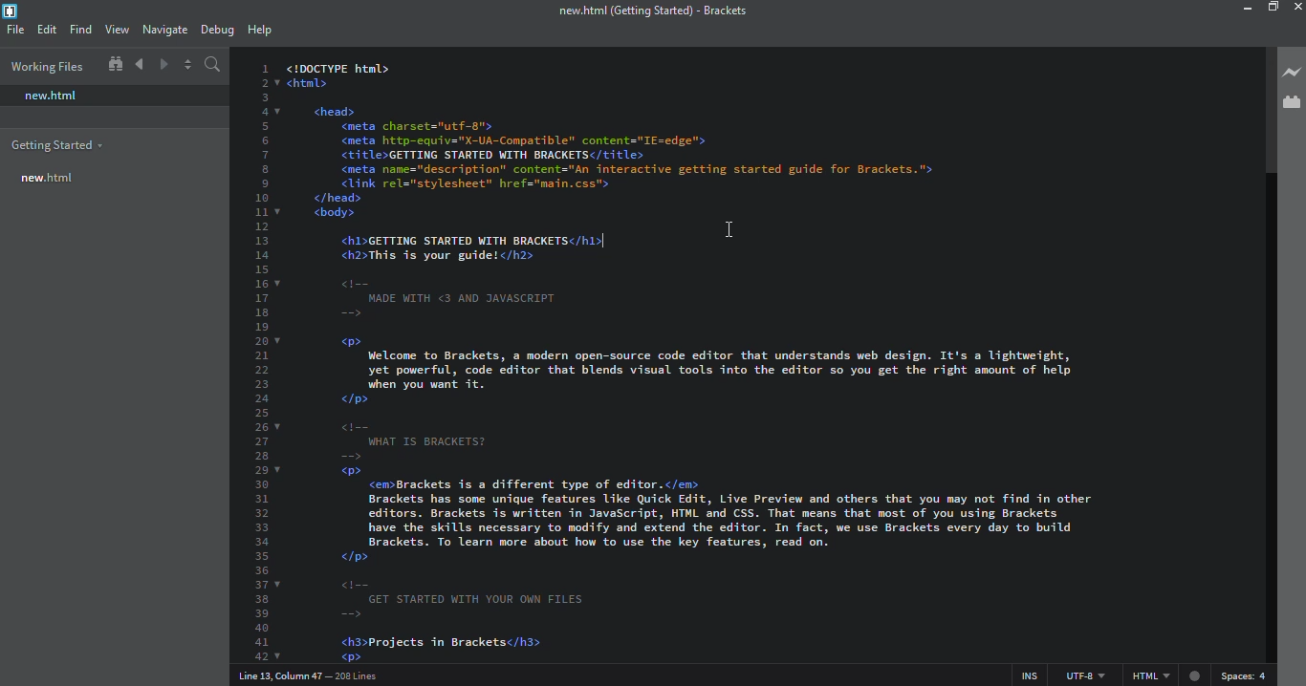 Image resolution: width=1306 pixels, height=686 pixels. Describe the element at coordinates (1245, 675) in the screenshot. I see `spaces` at that location.